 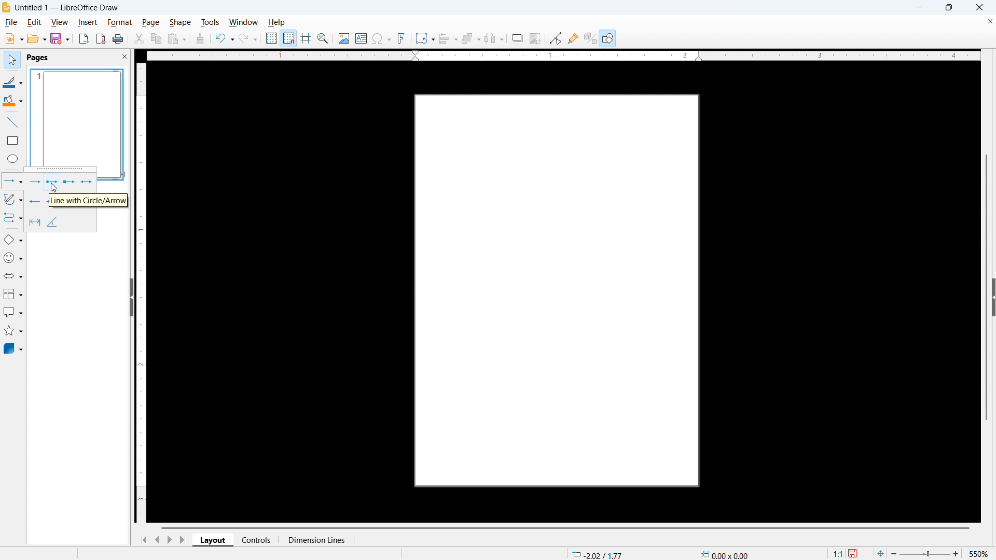 I want to click on Tools , so click(x=210, y=22).